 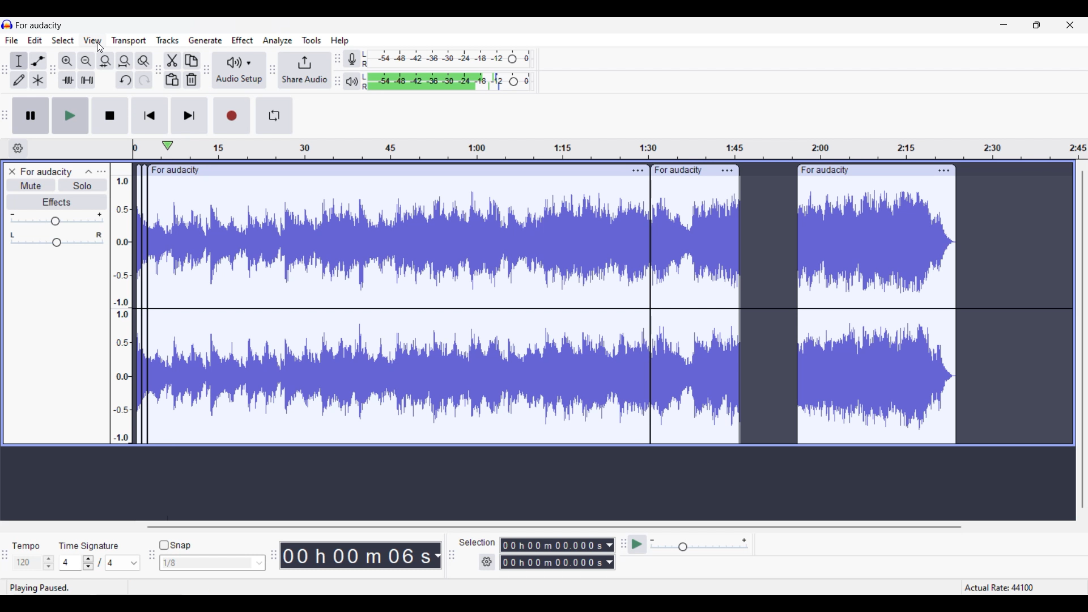 What do you see at coordinates (232, 116) in the screenshot?
I see `Record/Record new track` at bounding box center [232, 116].